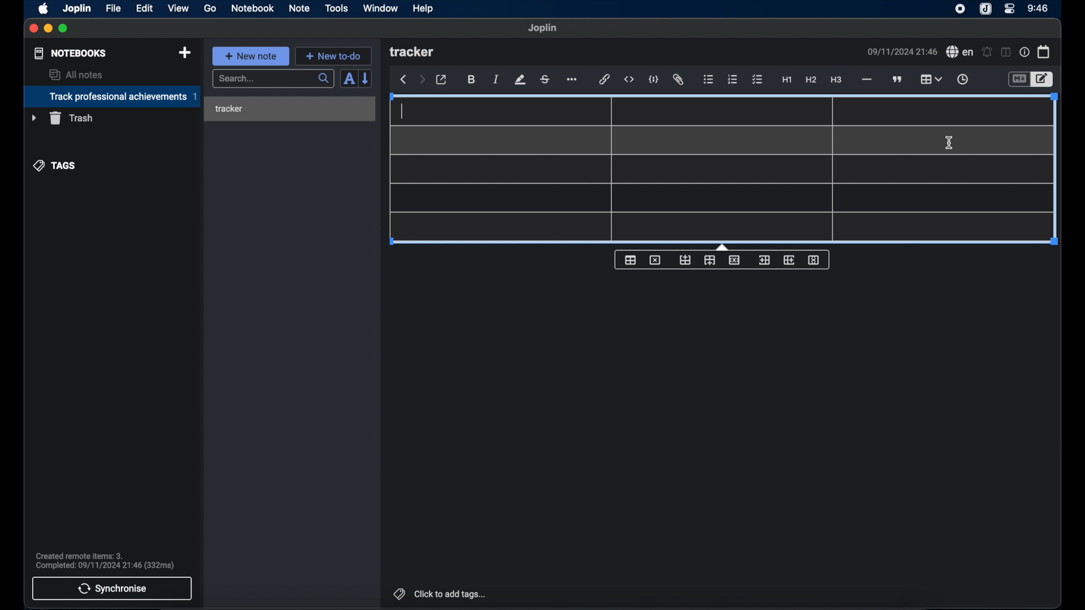 This screenshot has height=610, width=1085. I want to click on insert column before, so click(763, 260).